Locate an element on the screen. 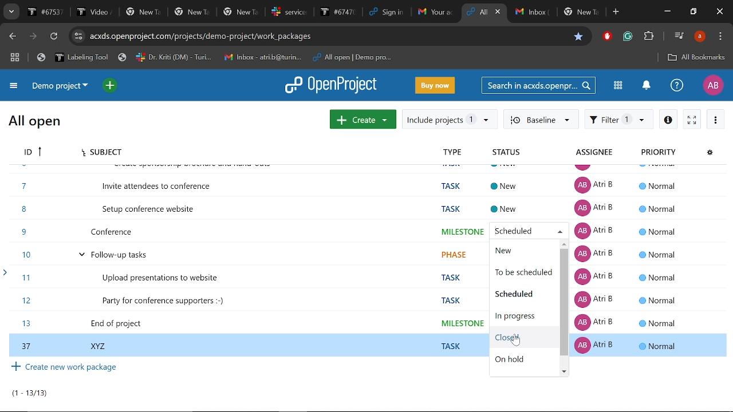 The height and width of the screenshot is (412, 733). Search in acxds.openproject is located at coordinates (539, 85).